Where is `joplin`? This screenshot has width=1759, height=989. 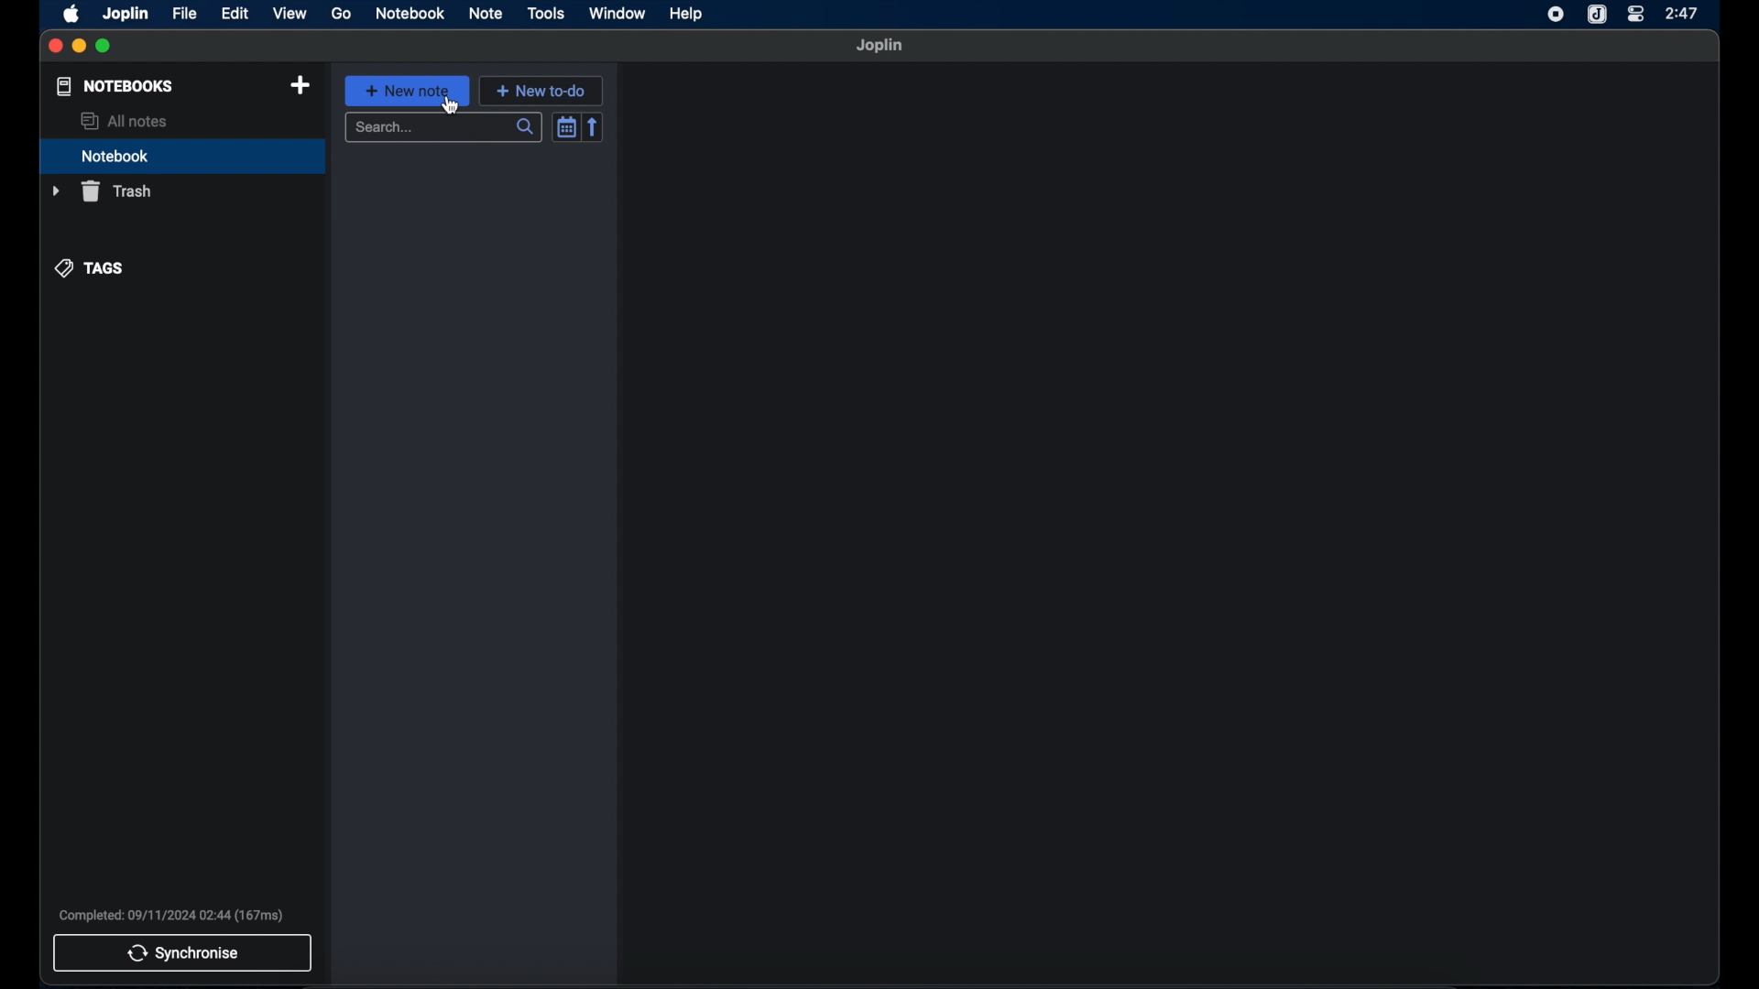
joplin is located at coordinates (880, 45).